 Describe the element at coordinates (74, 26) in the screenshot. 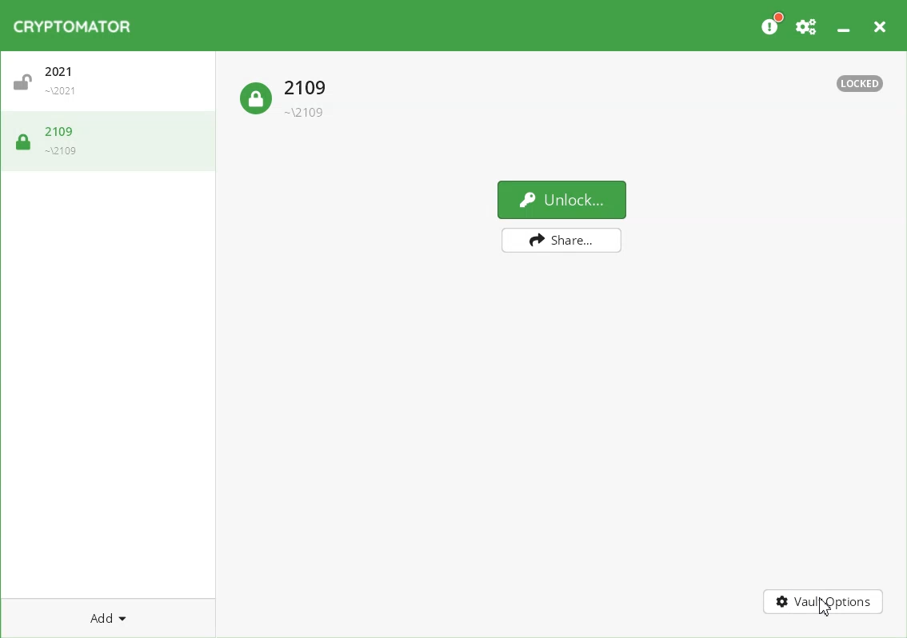

I see `Logo` at that location.